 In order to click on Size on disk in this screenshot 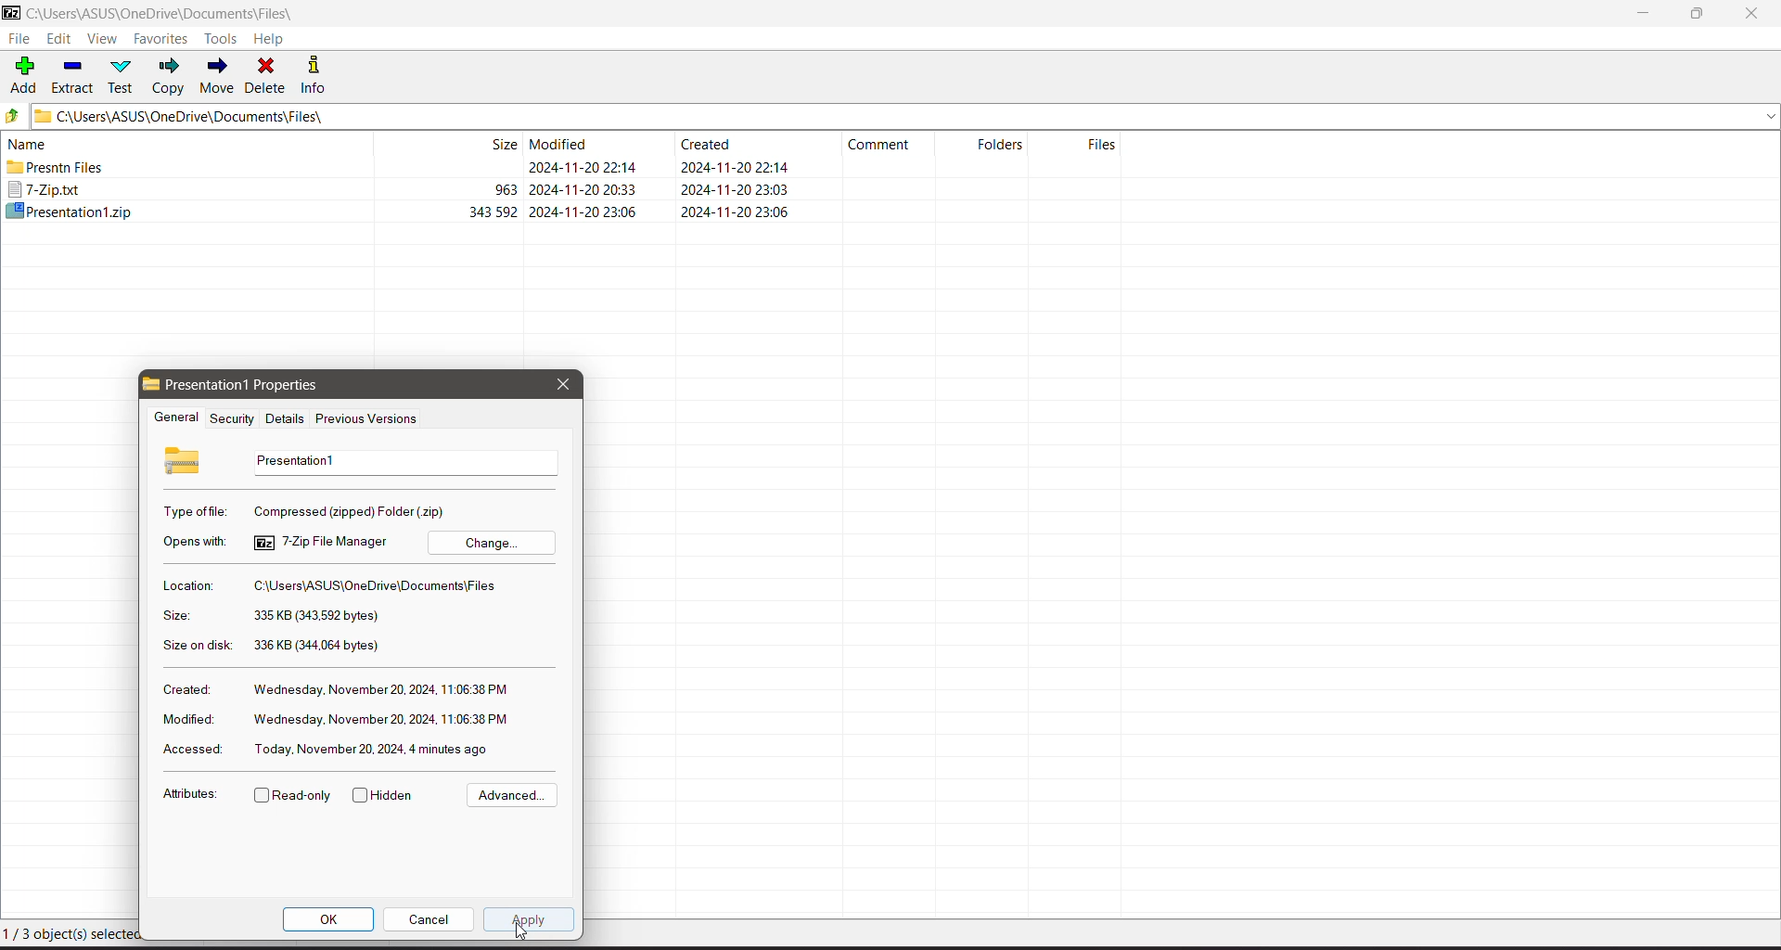, I will do `click(198, 648)`.